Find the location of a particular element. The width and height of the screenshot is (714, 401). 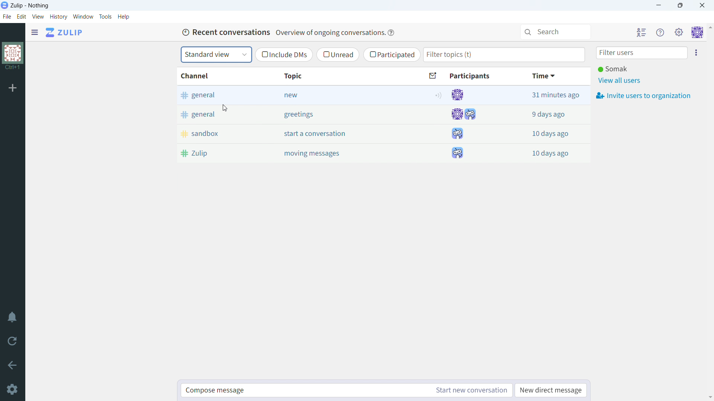

h is located at coordinates (124, 17).